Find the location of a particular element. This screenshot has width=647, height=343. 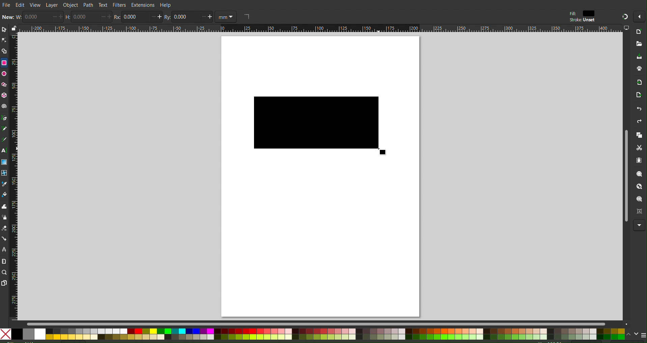

Path is located at coordinates (87, 5).